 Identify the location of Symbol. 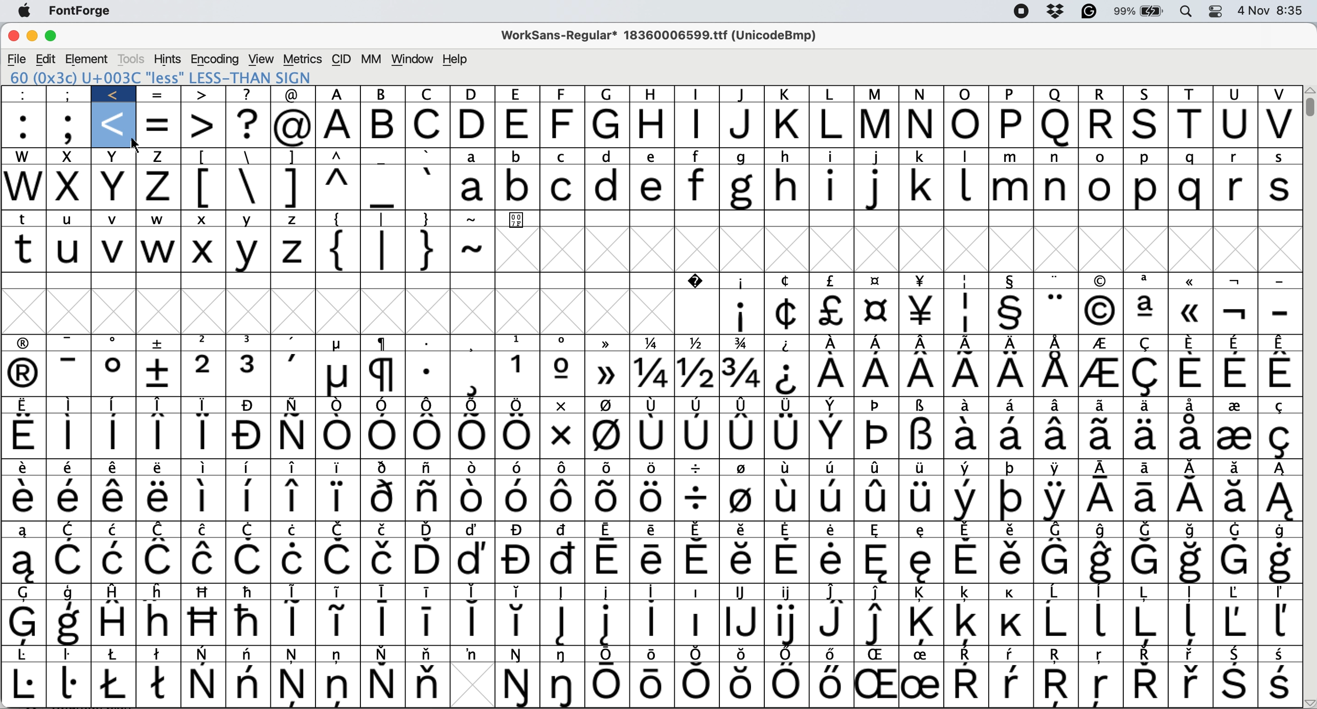
(25, 562).